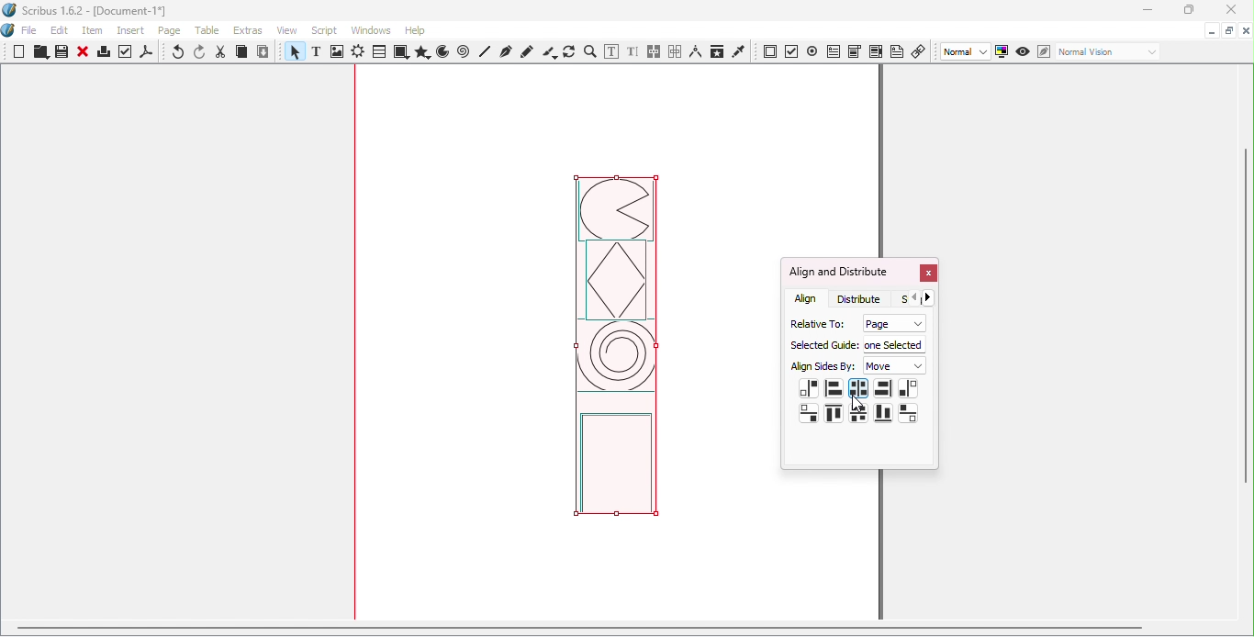 Image resolution: width=1254 pixels, height=637 pixels. Describe the element at coordinates (465, 52) in the screenshot. I see `Spiral` at that location.